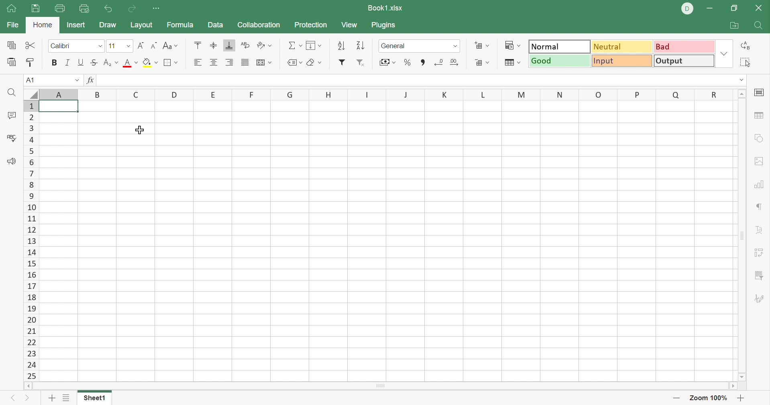 This screenshot has height=405, width=770. Describe the element at coordinates (260, 25) in the screenshot. I see `Collaboration` at that location.